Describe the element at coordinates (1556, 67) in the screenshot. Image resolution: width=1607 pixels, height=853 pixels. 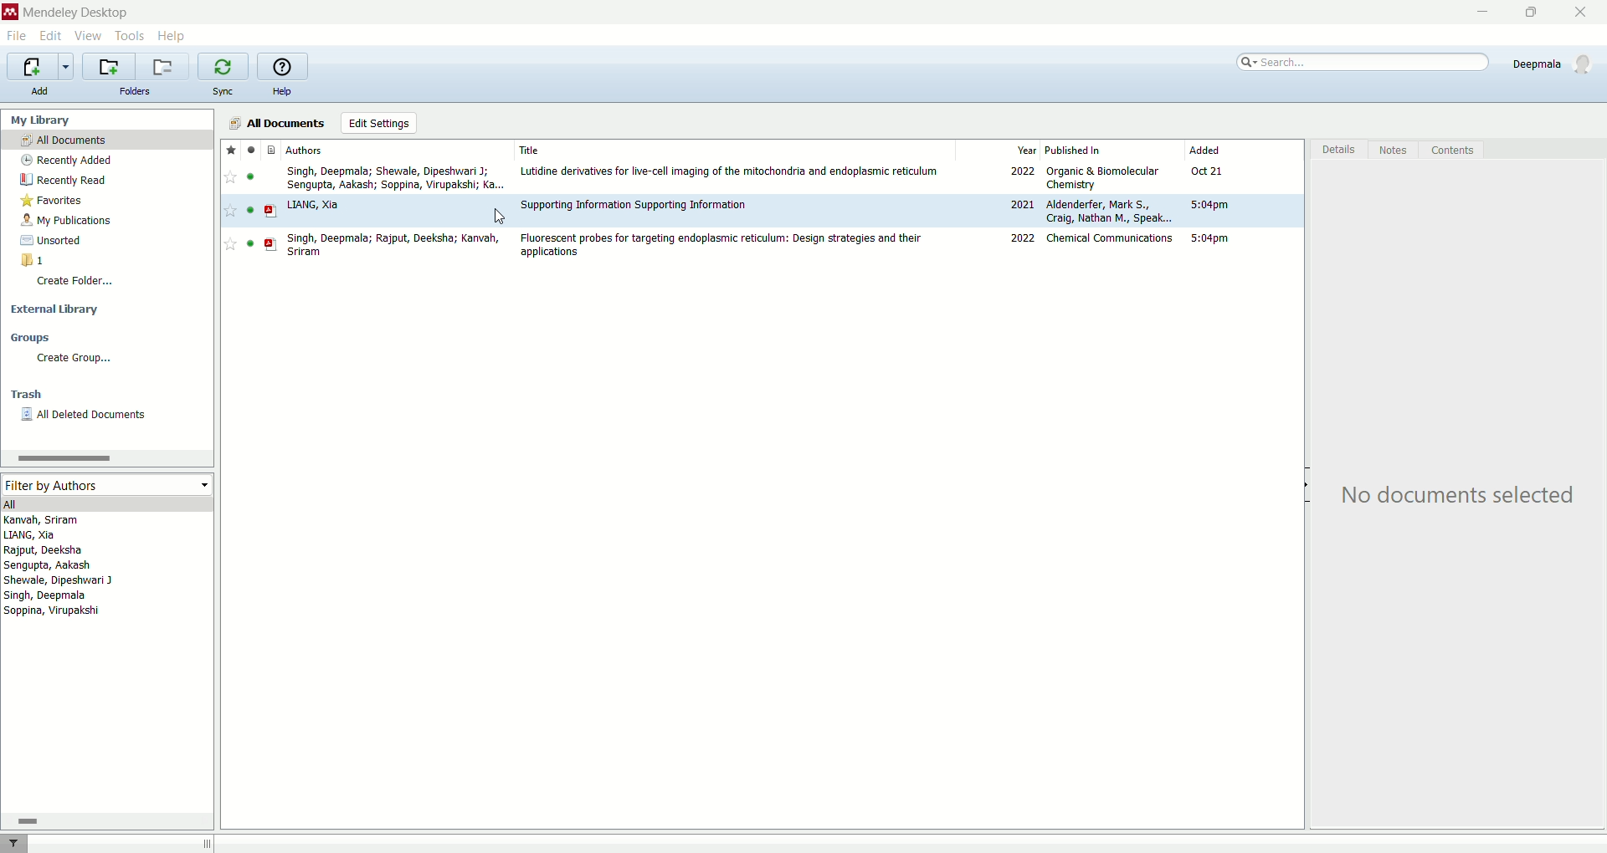
I see `deepmala` at that location.